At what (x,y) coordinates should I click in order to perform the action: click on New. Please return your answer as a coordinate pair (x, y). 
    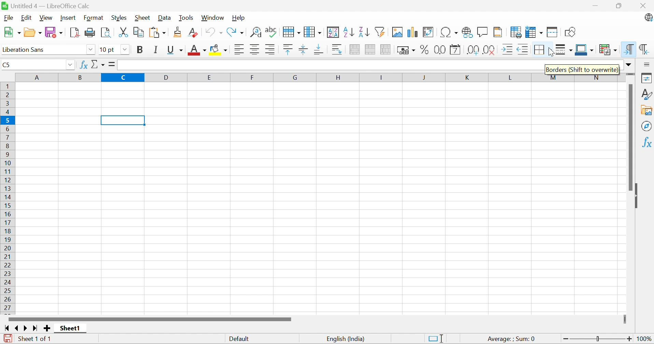
    Looking at the image, I should click on (12, 32).